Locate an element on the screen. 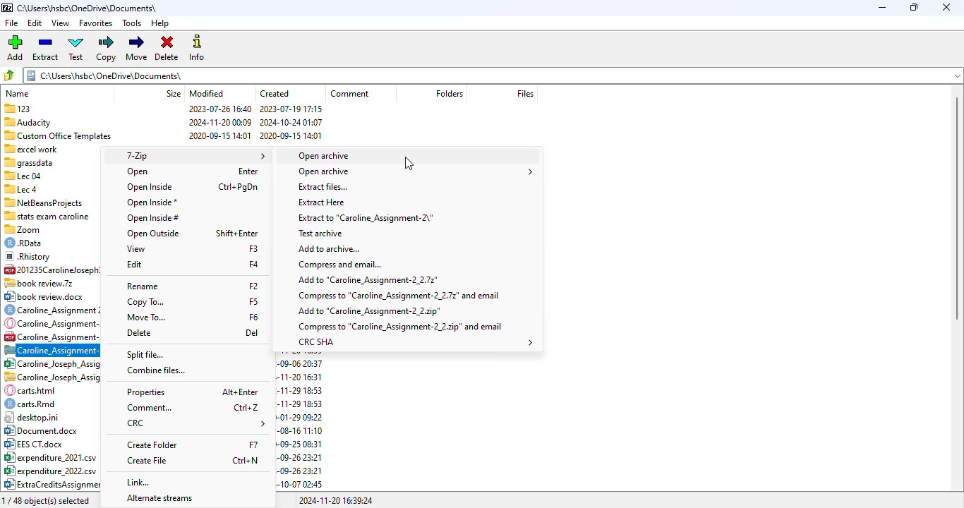 This screenshot has width=964, height=508. open inside* is located at coordinates (152, 203).